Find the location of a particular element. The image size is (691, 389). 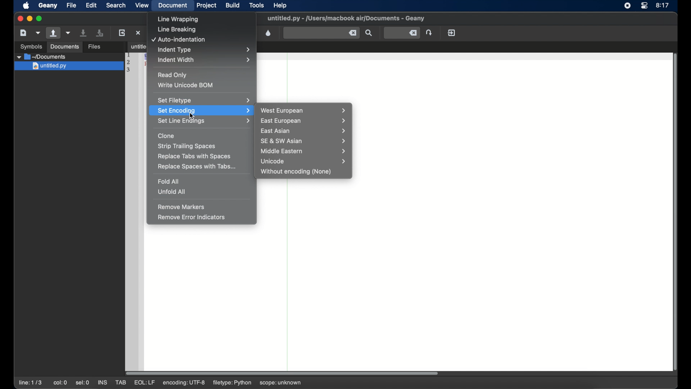

documents is located at coordinates (65, 47).